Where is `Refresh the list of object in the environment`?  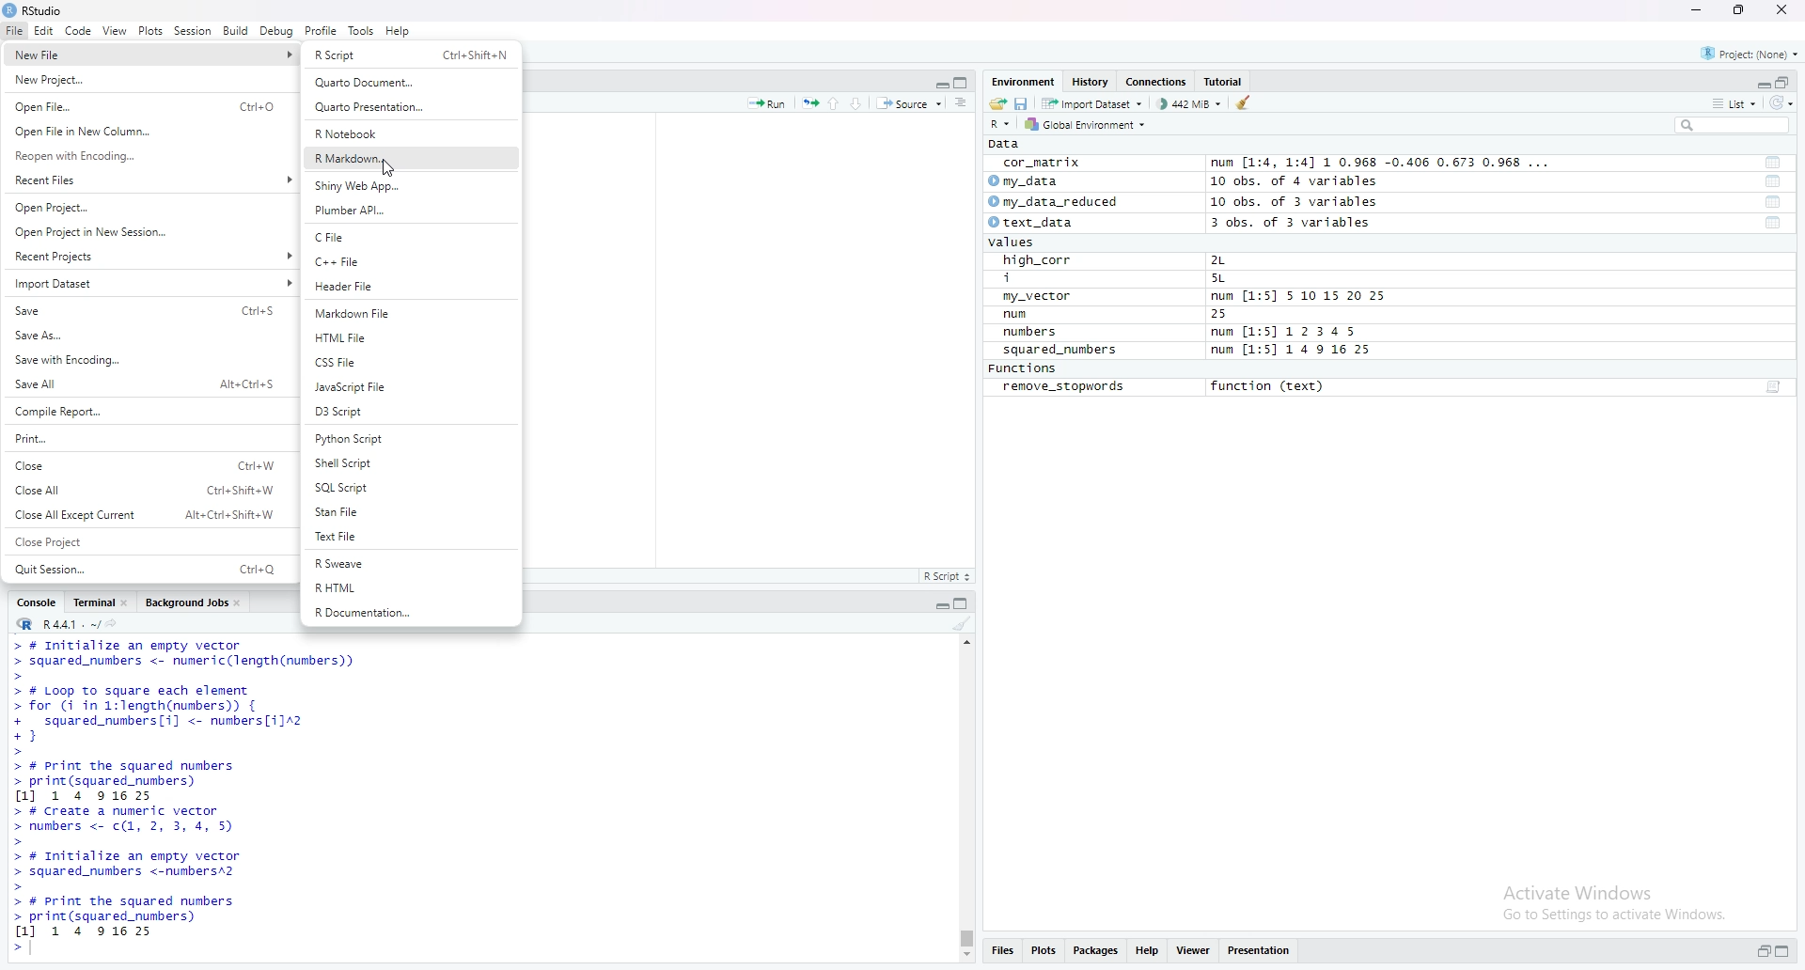 Refresh the list of object in the environment is located at coordinates (1787, 102).